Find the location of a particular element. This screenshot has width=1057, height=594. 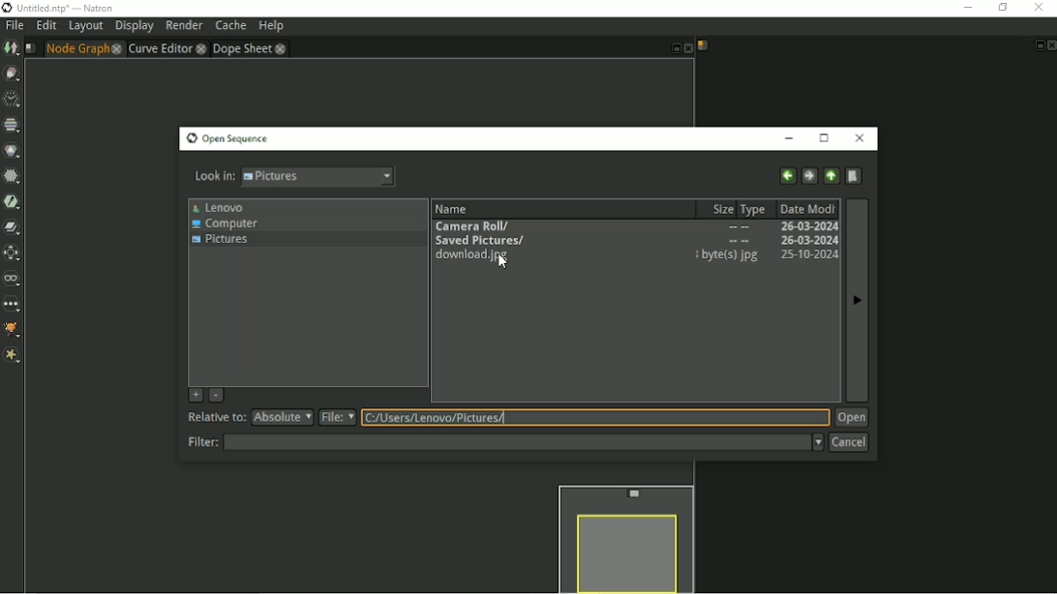

Transform is located at coordinates (13, 252).